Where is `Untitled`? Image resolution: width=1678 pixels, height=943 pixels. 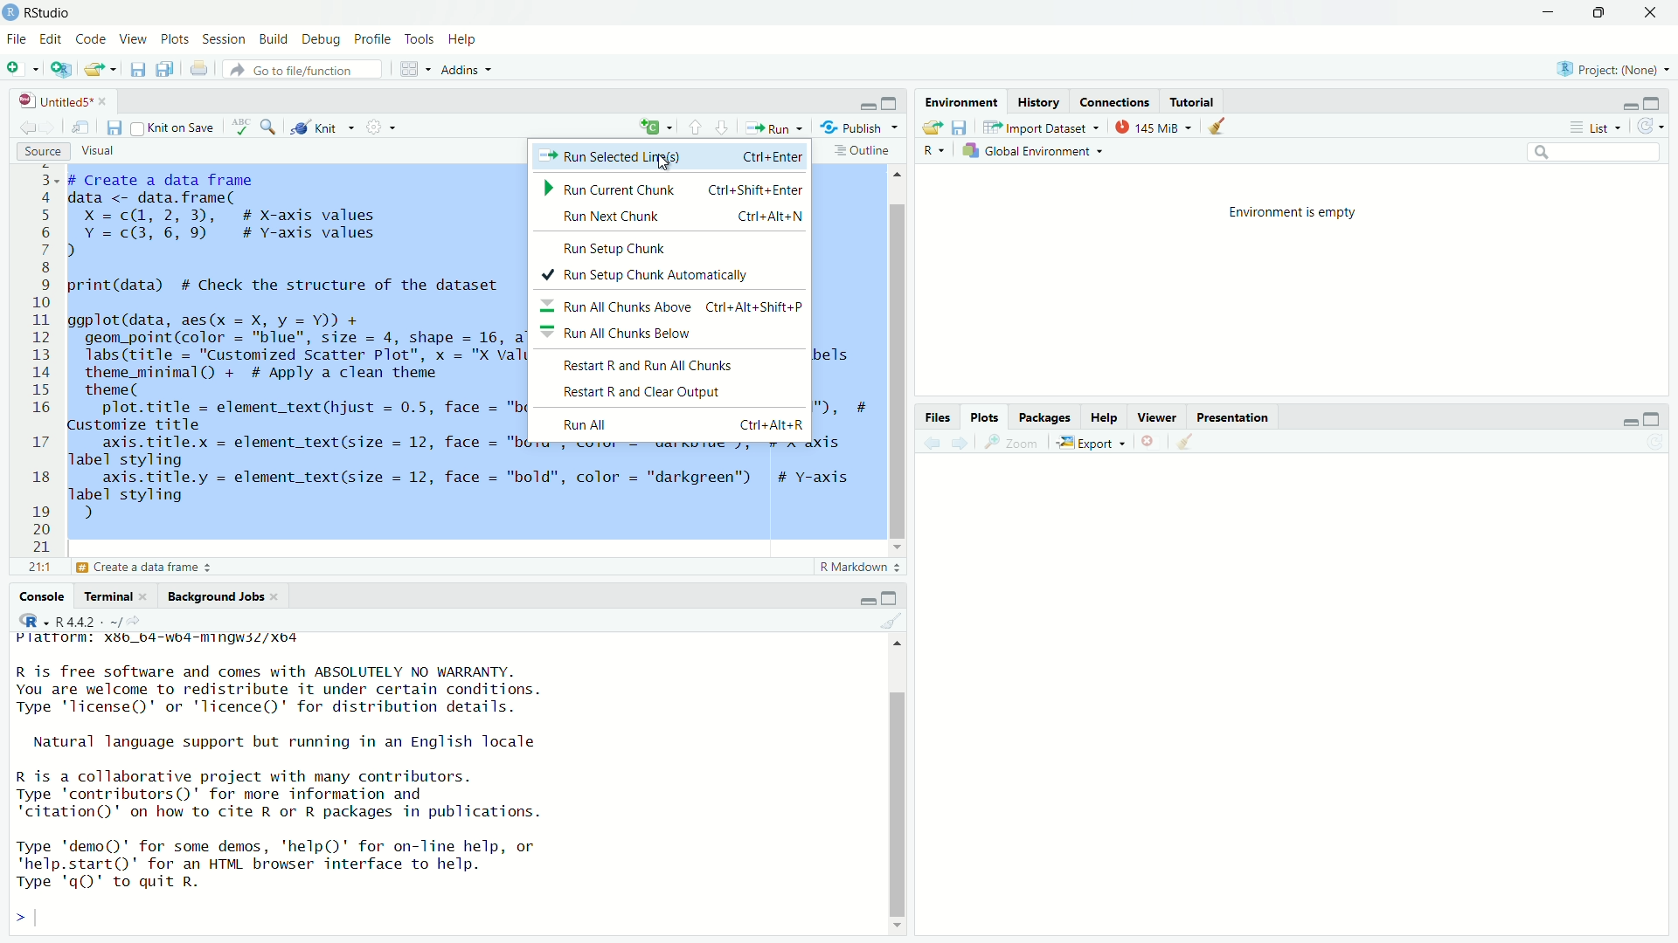
Untitled is located at coordinates (59, 102).